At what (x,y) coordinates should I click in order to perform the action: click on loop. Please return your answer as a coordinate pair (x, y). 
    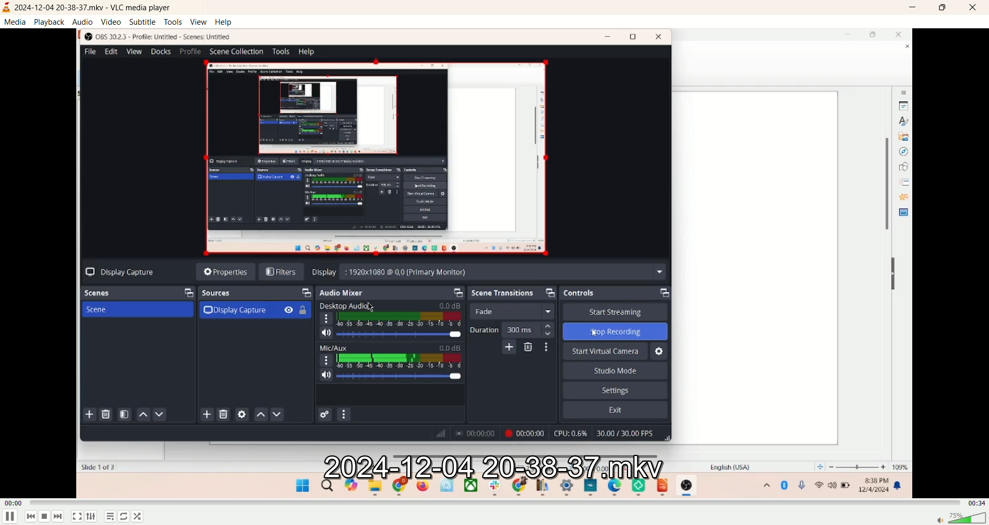
    Looking at the image, I should click on (138, 516).